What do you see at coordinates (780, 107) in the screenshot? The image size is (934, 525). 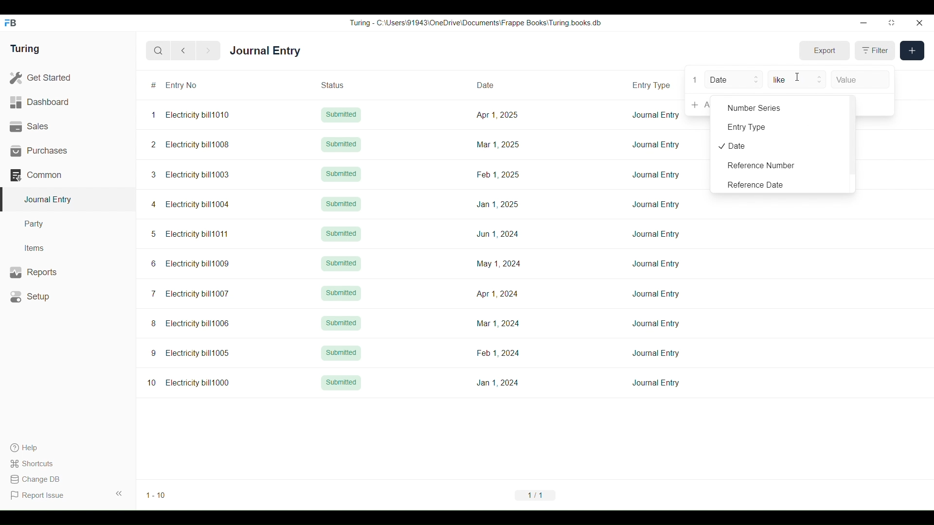 I see `Number Series` at bounding box center [780, 107].